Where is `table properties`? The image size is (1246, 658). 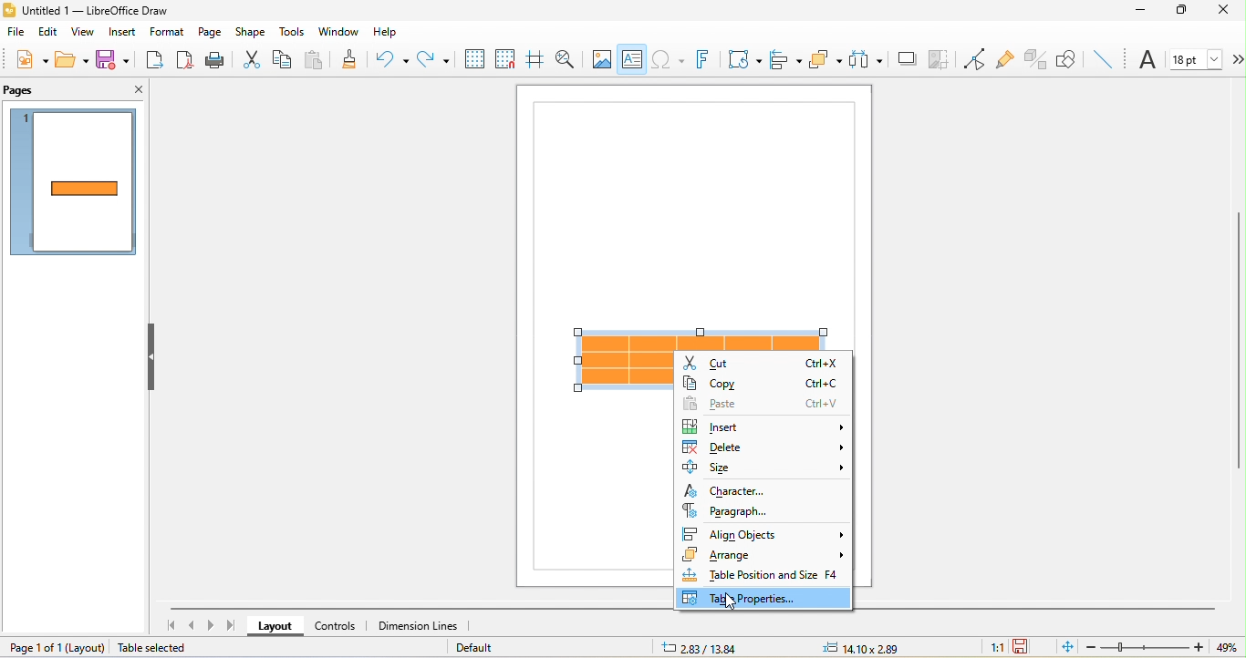 table properties is located at coordinates (764, 600).